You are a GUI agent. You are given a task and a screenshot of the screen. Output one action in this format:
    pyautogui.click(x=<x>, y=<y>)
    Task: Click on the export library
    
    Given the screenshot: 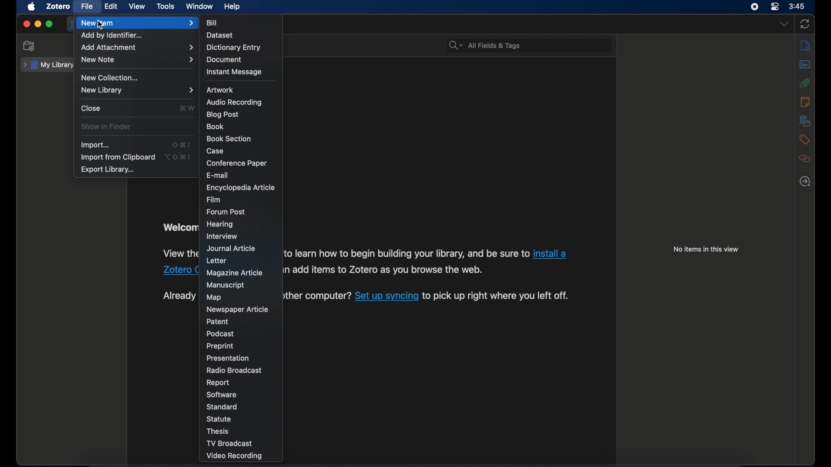 What is the action you would take?
    pyautogui.click(x=107, y=170)
    